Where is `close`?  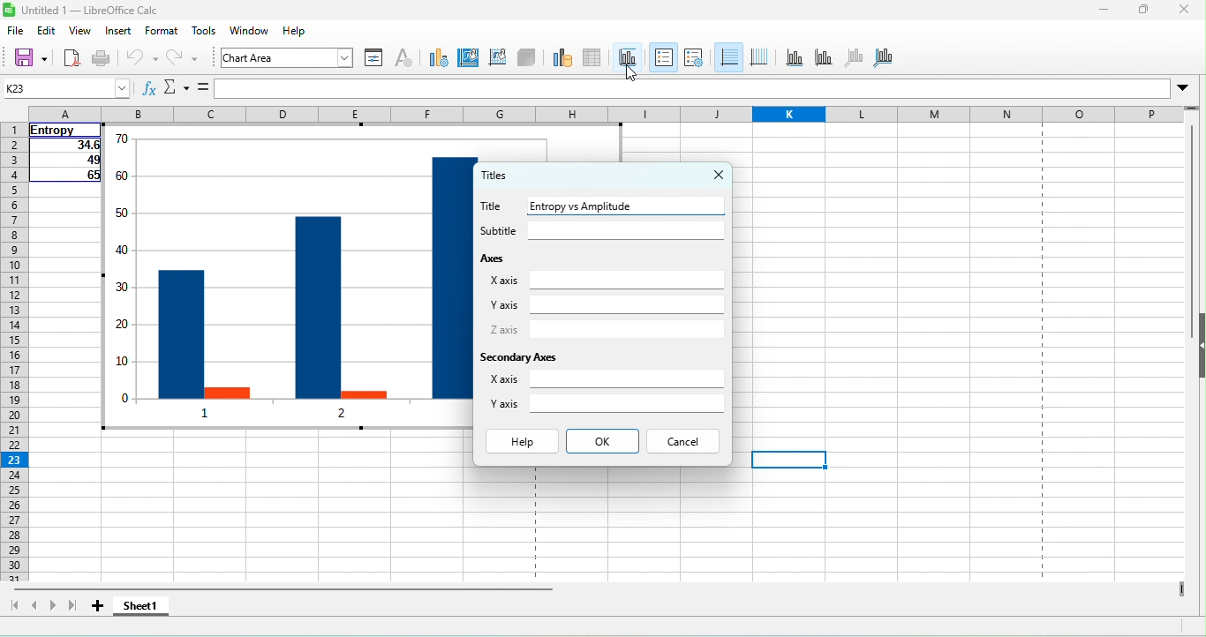 close is located at coordinates (710, 176).